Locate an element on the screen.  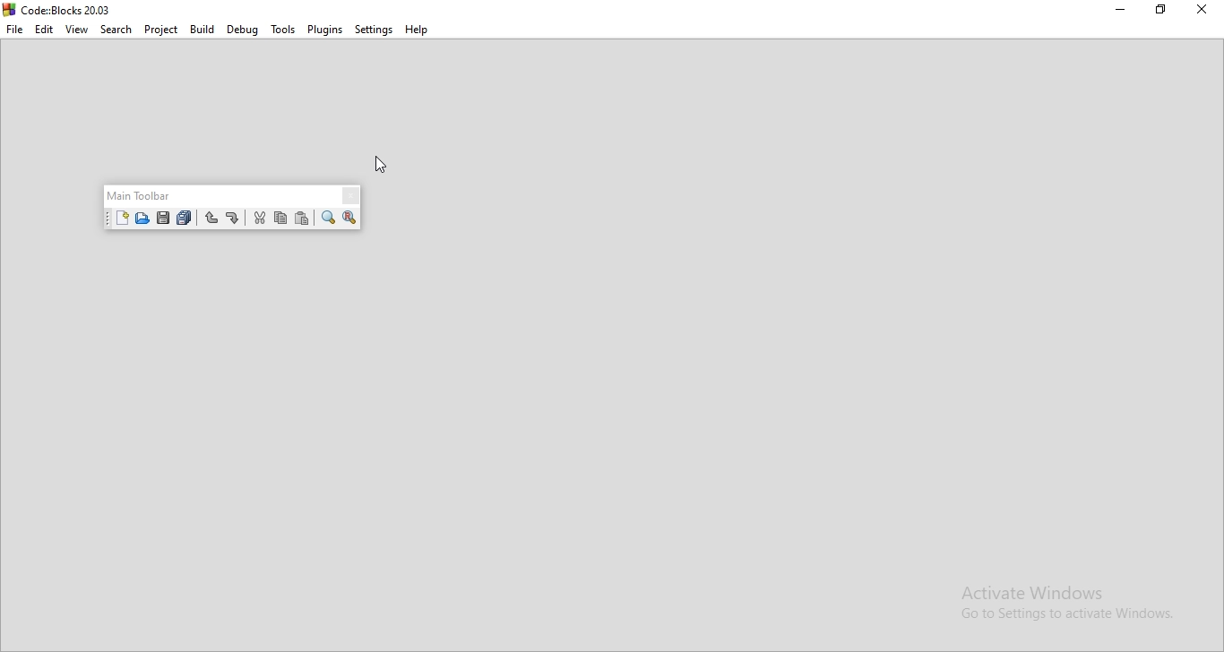
Debug  is located at coordinates (243, 29).